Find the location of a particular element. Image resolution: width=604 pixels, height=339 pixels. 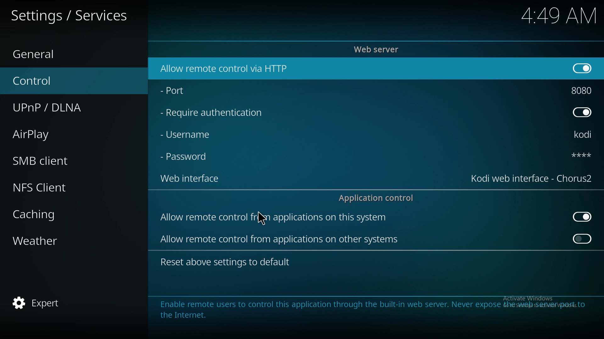

control is located at coordinates (46, 80).